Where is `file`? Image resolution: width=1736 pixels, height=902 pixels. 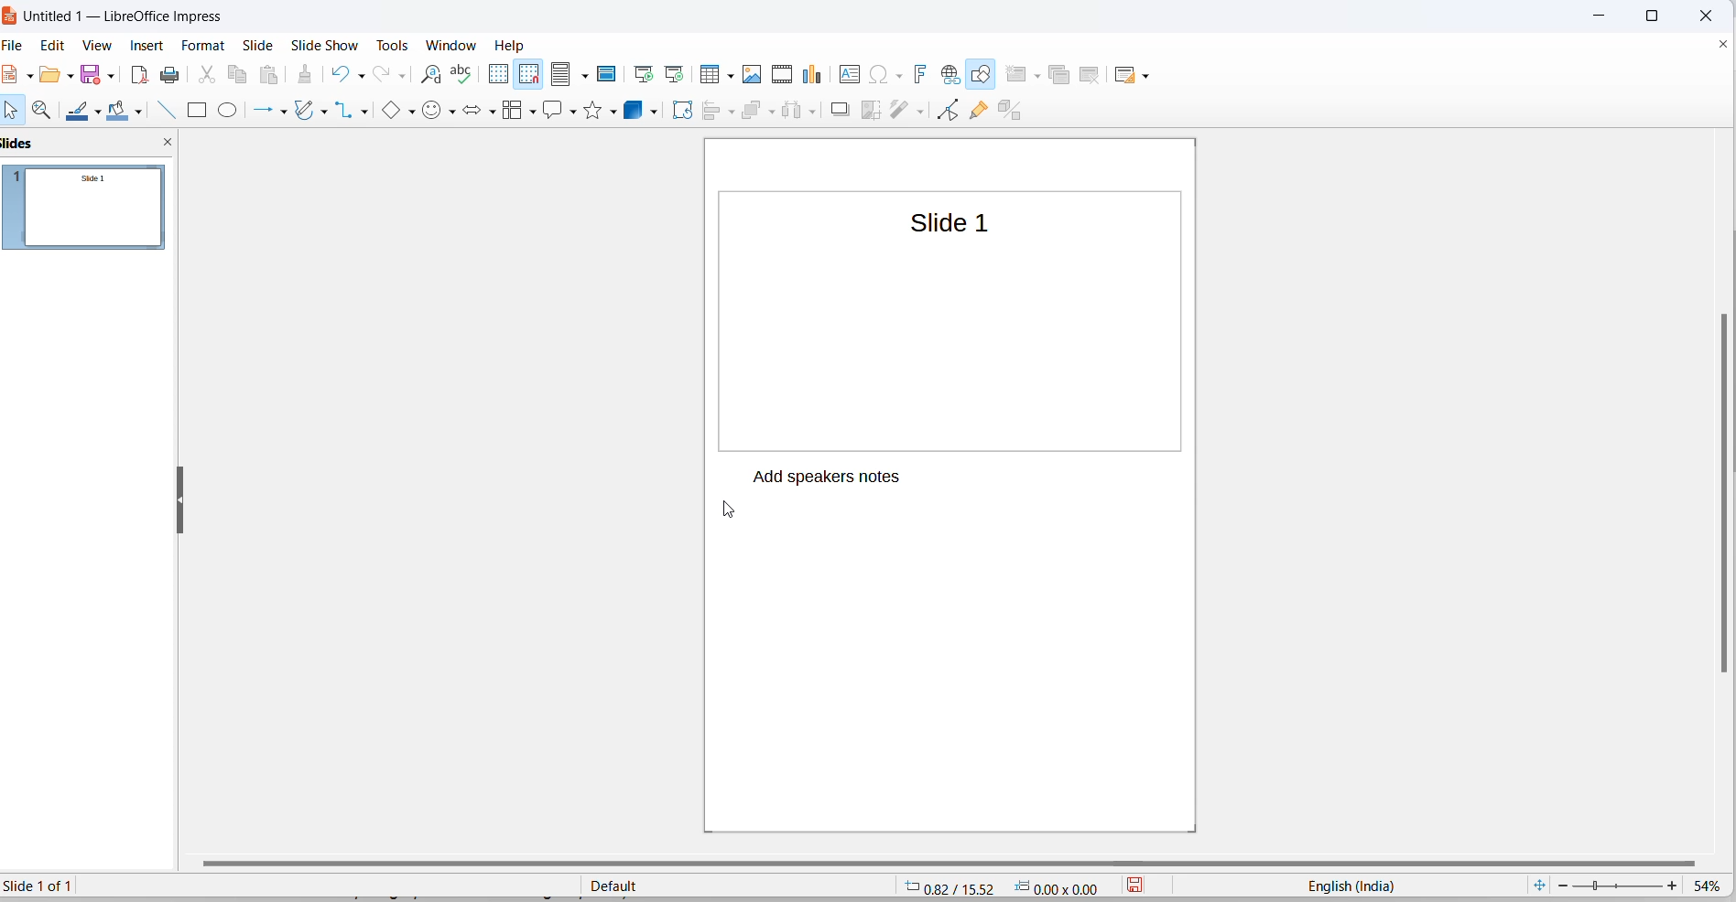 file is located at coordinates (18, 48).